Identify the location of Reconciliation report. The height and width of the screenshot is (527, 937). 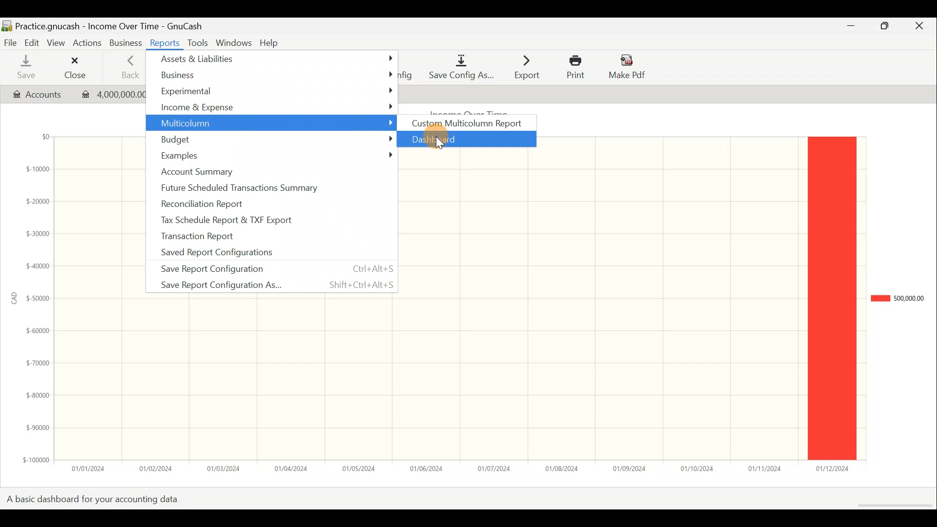
(265, 203).